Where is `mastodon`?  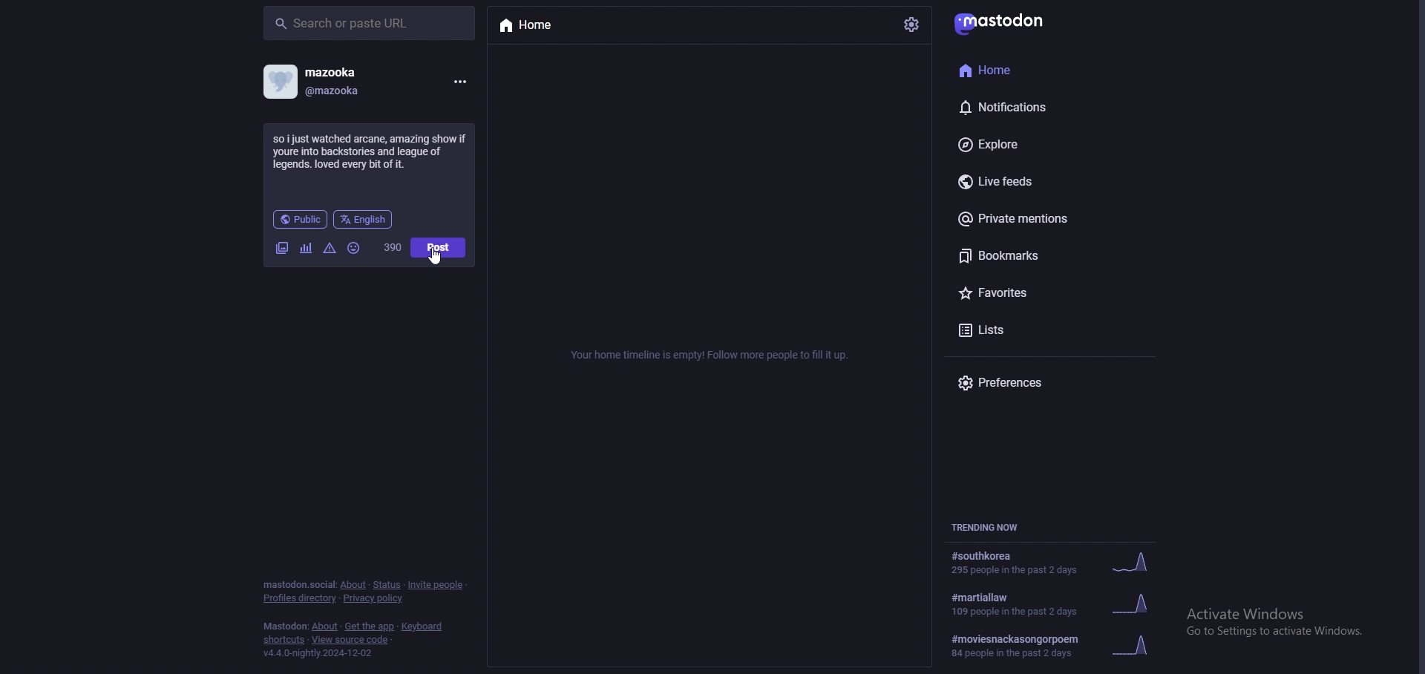 mastodon is located at coordinates (1006, 22).